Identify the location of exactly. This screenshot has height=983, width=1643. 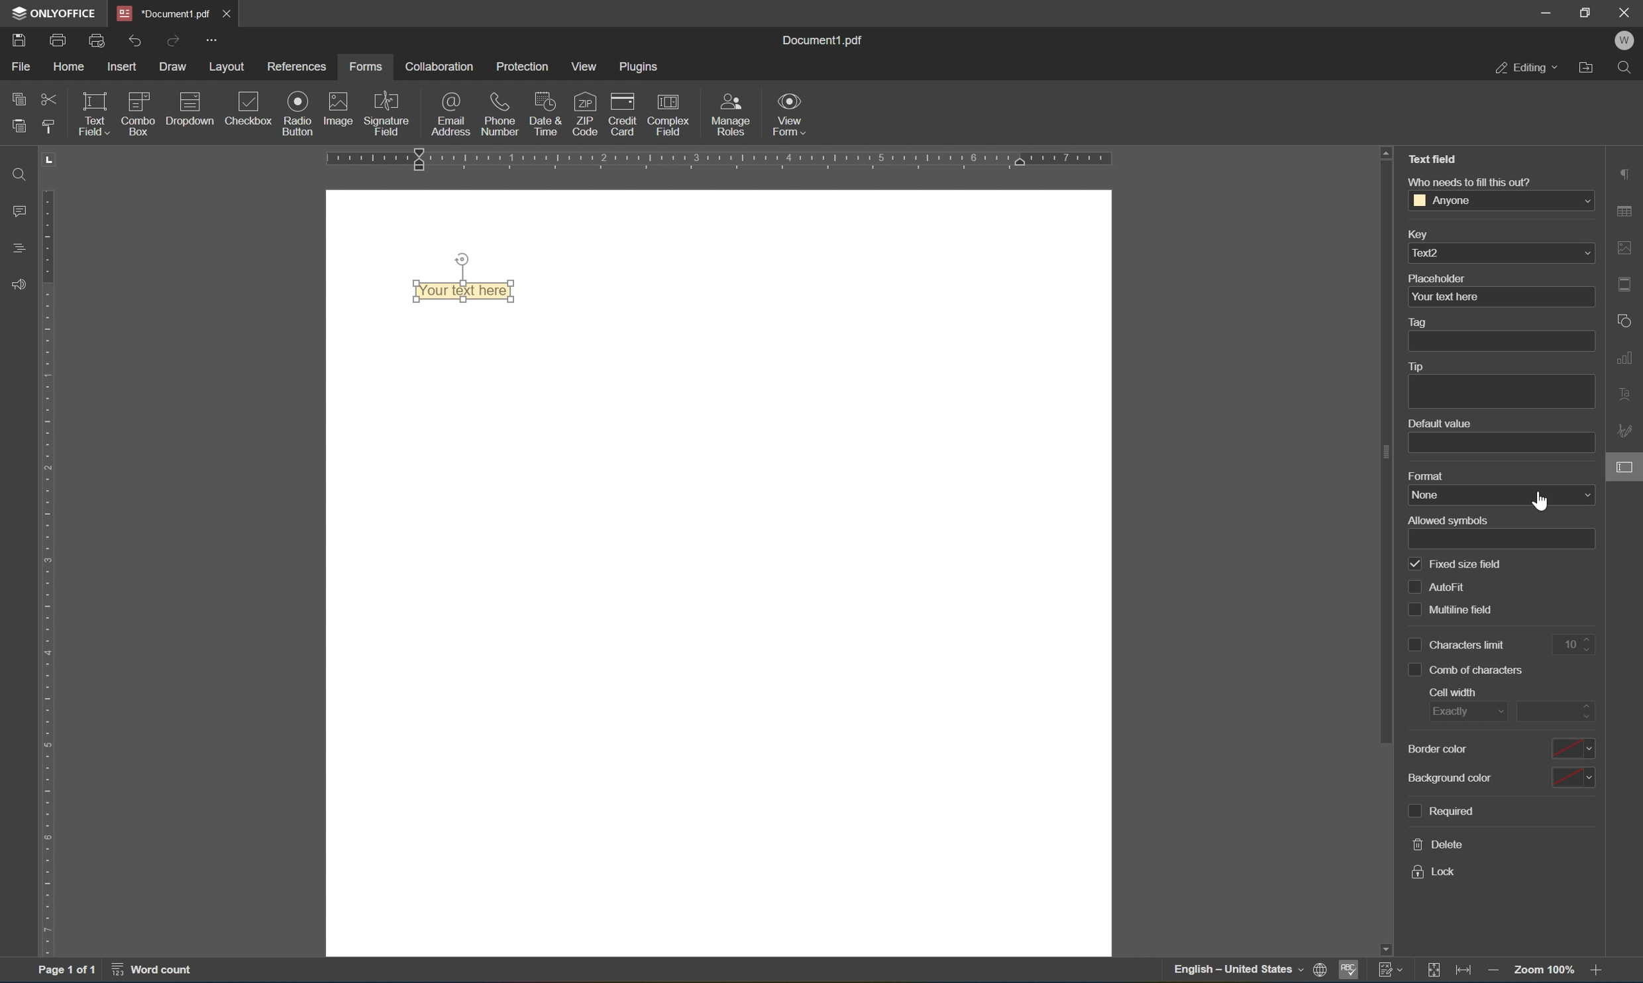
(1465, 713).